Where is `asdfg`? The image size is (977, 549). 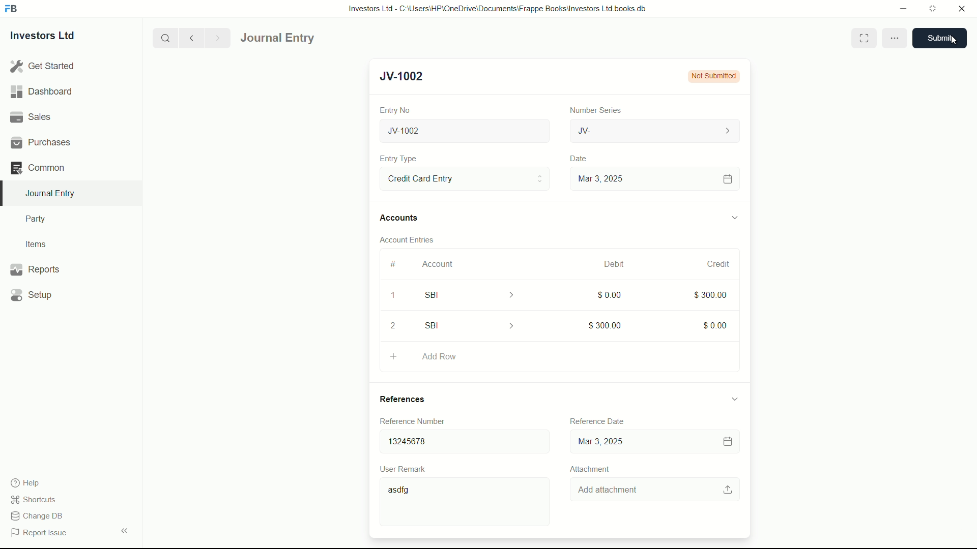
asdfg is located at coordinates (467, 504).